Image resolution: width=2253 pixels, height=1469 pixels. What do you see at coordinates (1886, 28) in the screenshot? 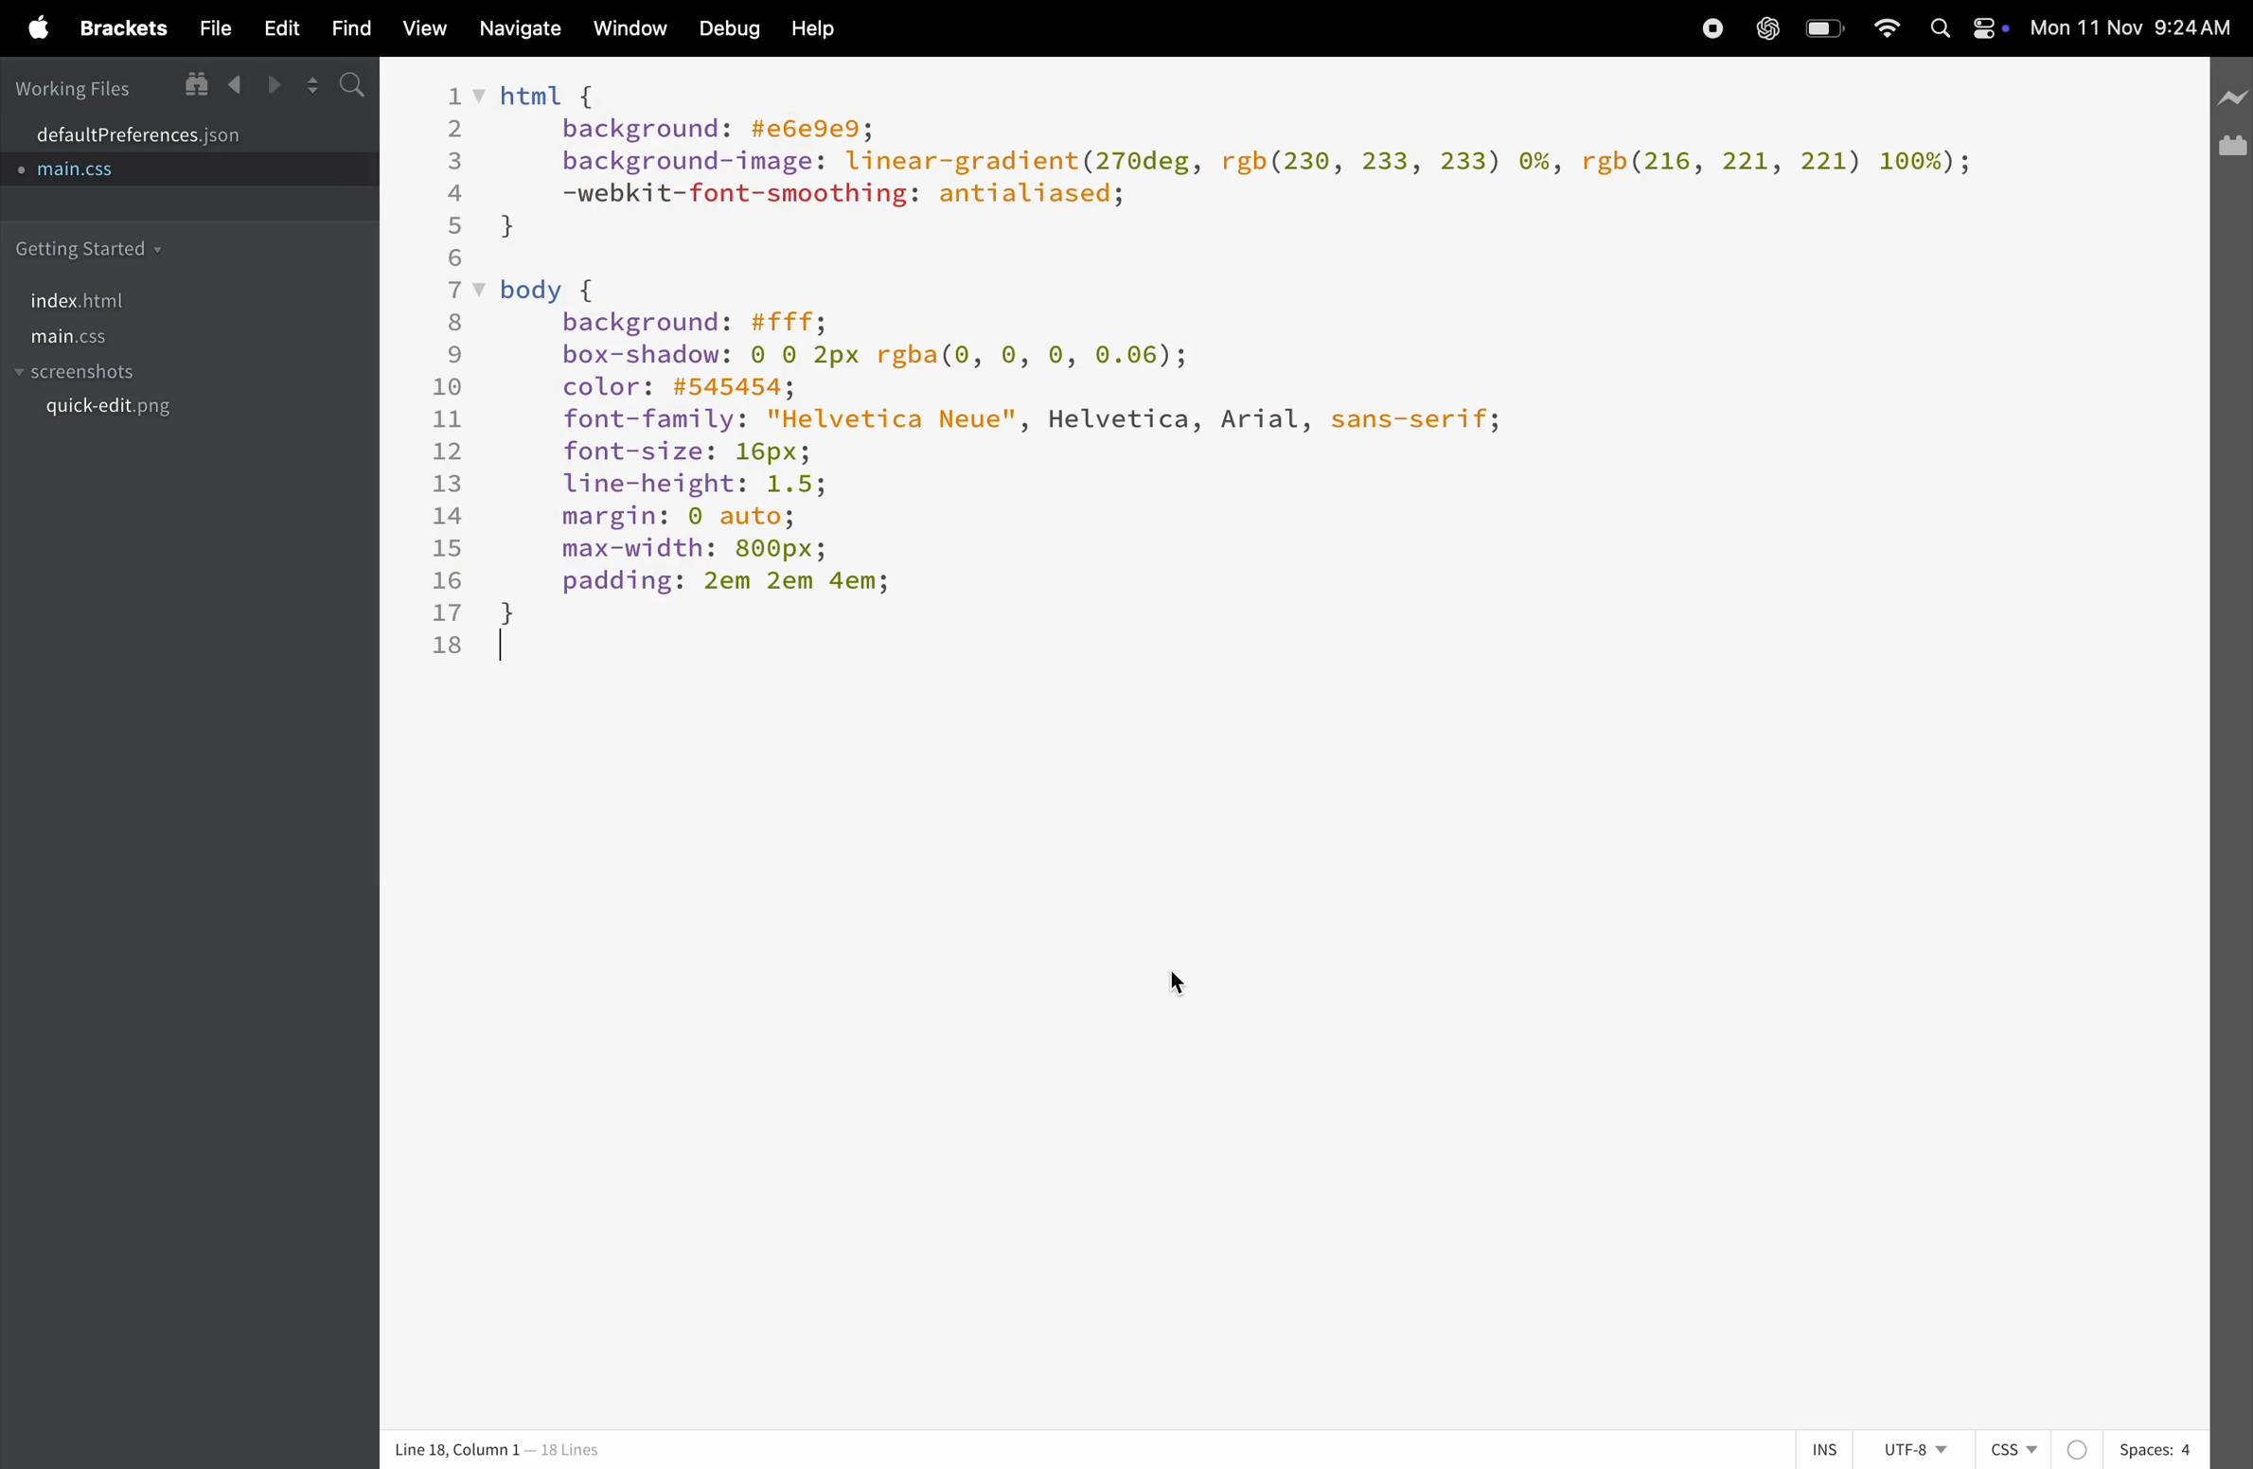
I see `wifi` at bounding box center [1886, 28].